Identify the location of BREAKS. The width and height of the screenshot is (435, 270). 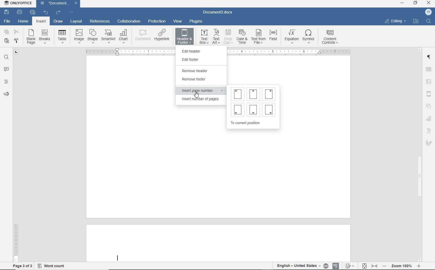
(46, 37).